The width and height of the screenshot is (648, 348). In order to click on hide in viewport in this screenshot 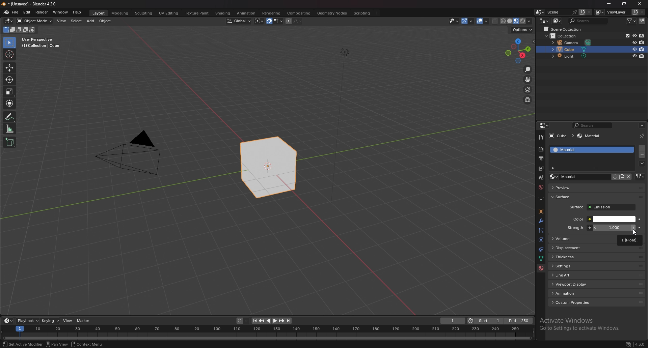, I will do `click(634, 56)`.